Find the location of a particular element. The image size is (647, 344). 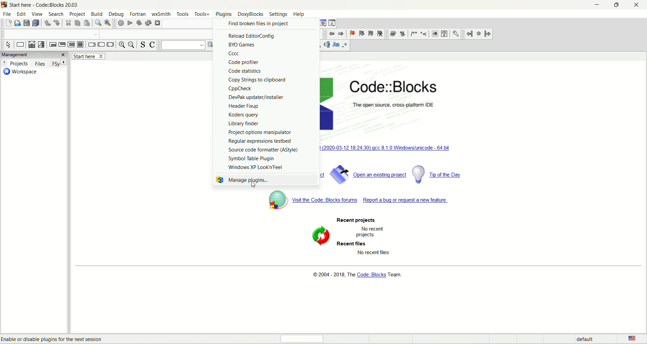

project options manipulator is located at coordinates (260, 132).